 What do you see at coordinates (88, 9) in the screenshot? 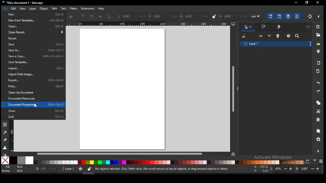
I see `extensions` at bounding box center [88, 9].